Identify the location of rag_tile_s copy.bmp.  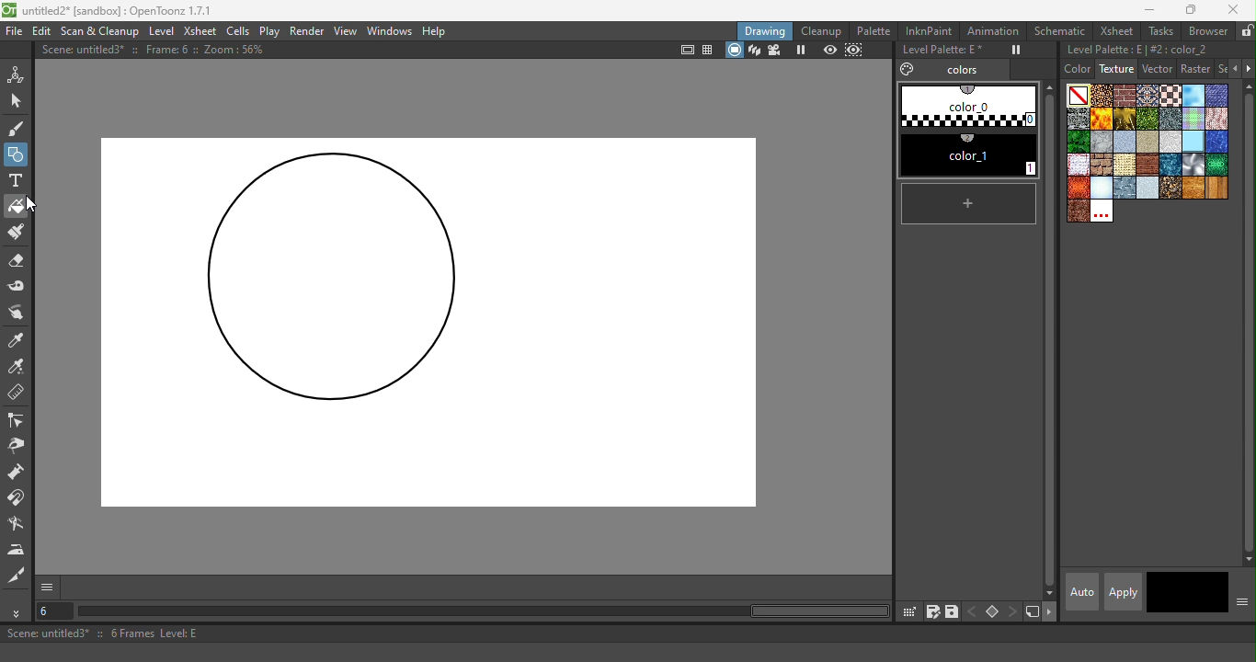
(1078, 165).